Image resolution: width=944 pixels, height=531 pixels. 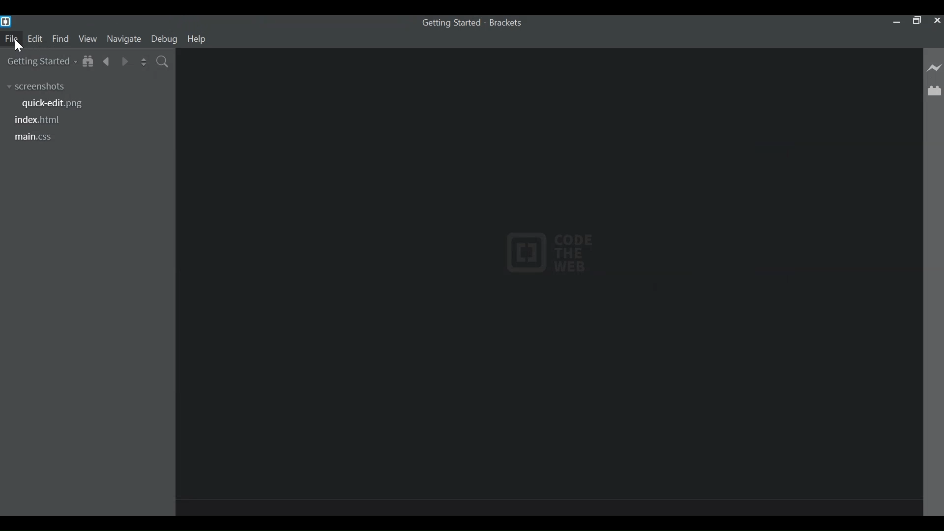 I want to click on quick-edit.png, so click(x=56, y=104).